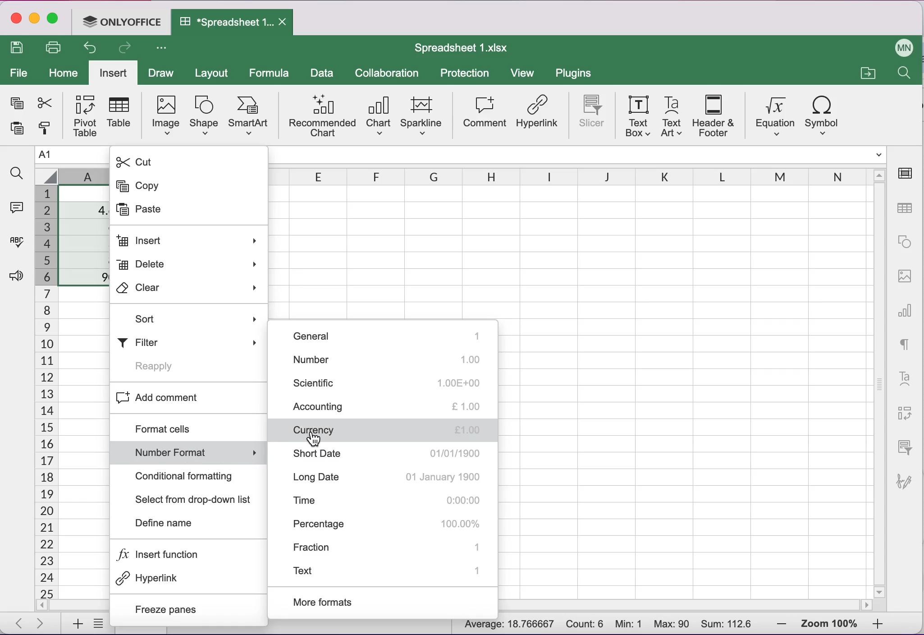  What do you see at coordinates (776, 623) in the screenshot?
I see `zoom out` at bounding box center [776, 623].